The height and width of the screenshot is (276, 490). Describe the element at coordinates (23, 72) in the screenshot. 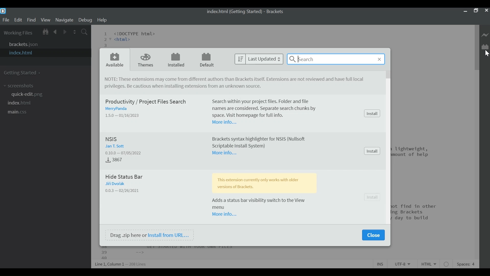

I see `Getting Started` at that location.